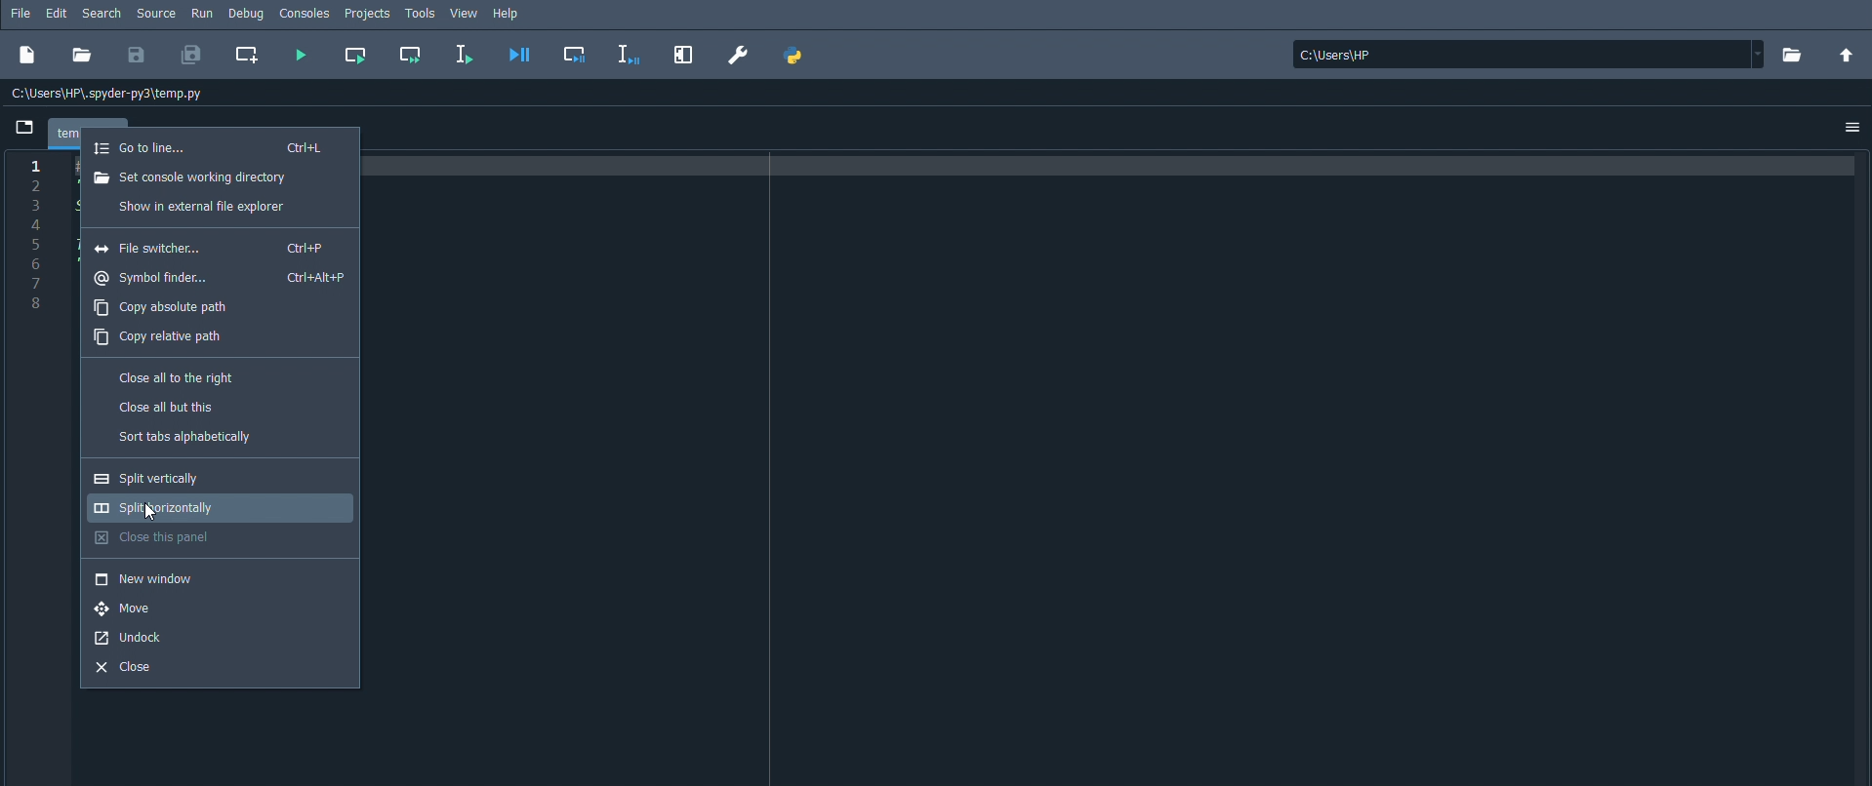 This screenshot has height=786, width=1872. Describe the element at coordinates (519, 55) in the screenshot. I see `Debug file` at that location.